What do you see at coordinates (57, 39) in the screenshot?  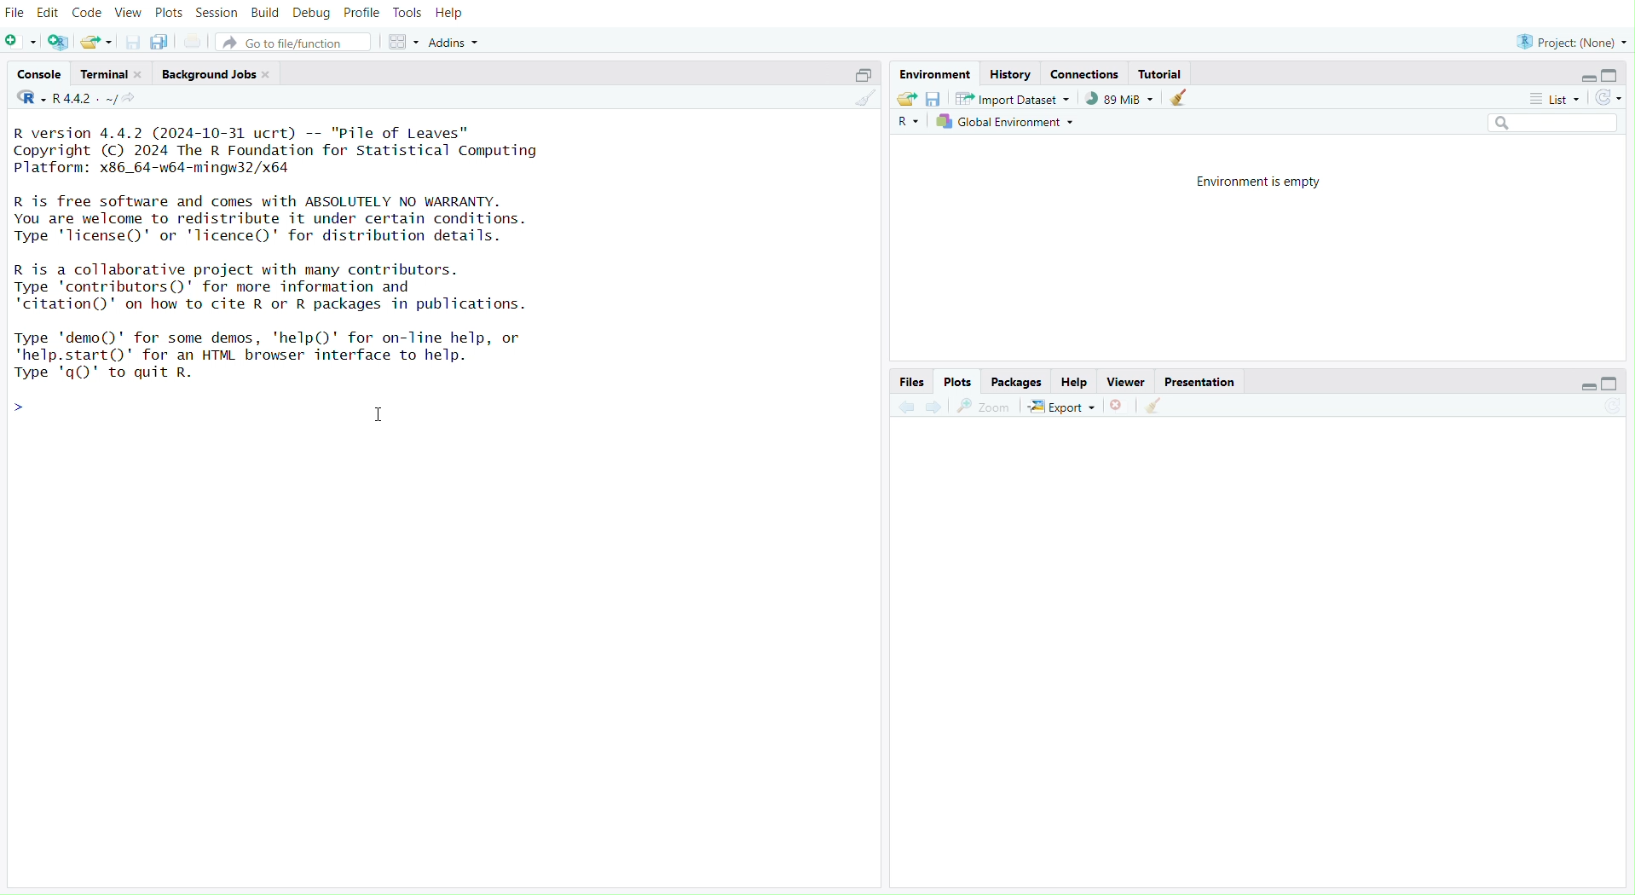 I see `Create a project` at bounding box center [57, 39].